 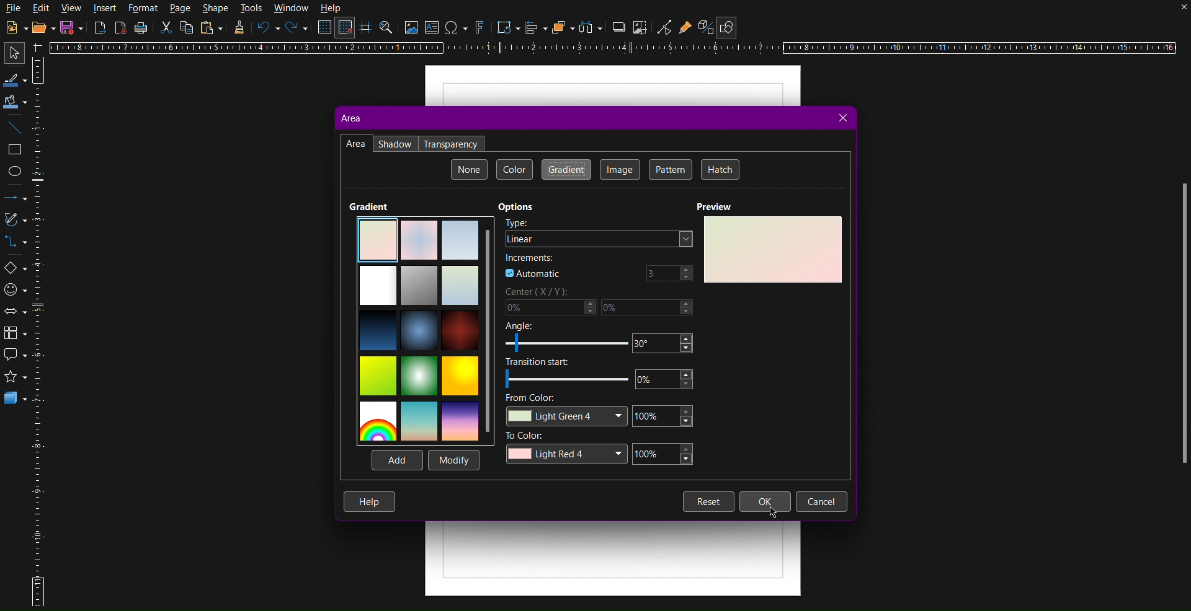 What do you see at coordinates (602, 450) in the screenshot?
I see `To Color` at bounding box center [602, 450].